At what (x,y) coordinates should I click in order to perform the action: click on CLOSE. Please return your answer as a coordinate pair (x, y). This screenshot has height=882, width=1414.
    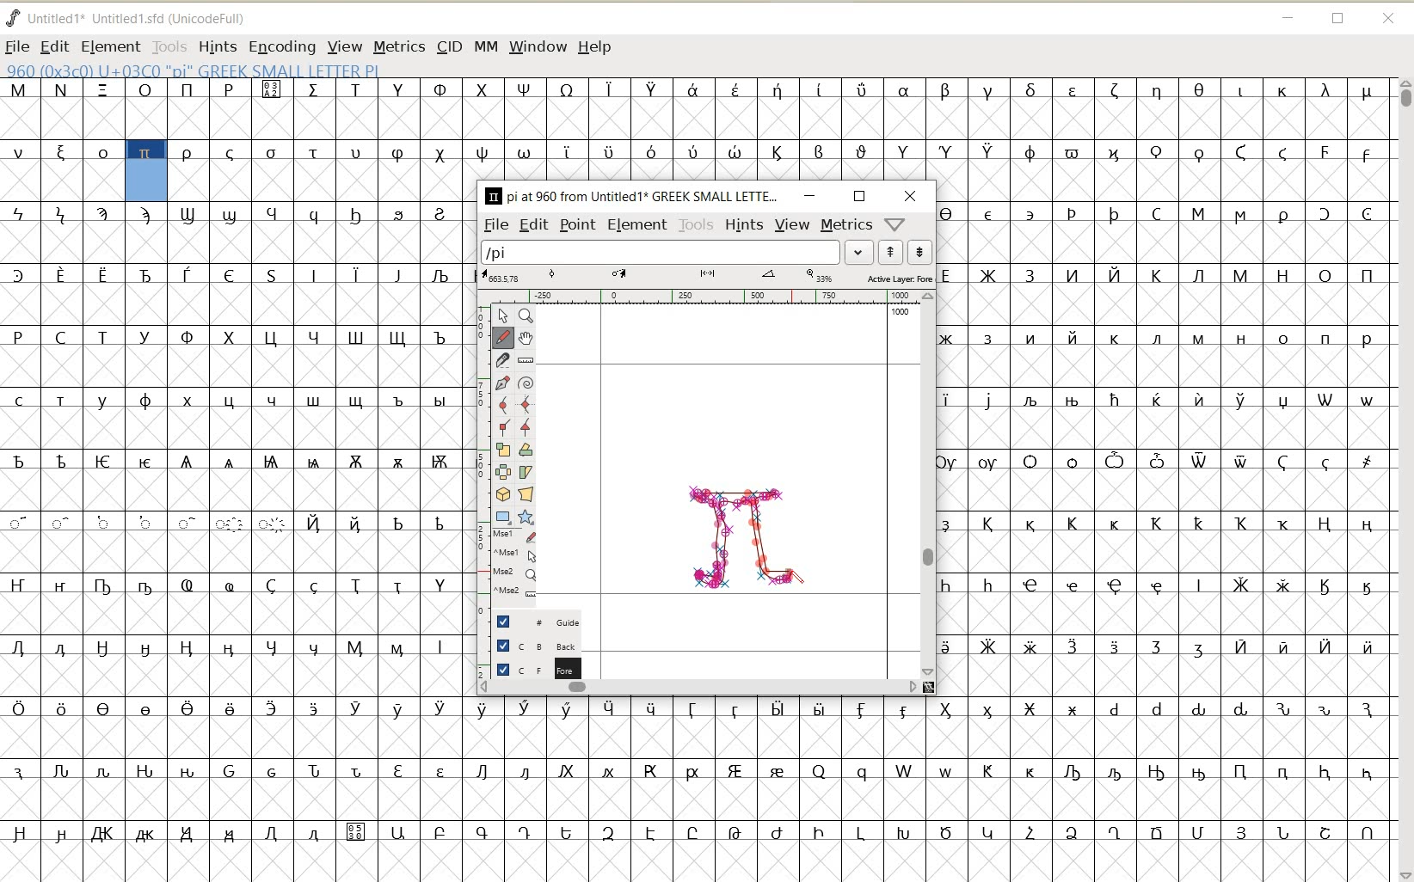
    Looking at the image, I should click on (913, 197).